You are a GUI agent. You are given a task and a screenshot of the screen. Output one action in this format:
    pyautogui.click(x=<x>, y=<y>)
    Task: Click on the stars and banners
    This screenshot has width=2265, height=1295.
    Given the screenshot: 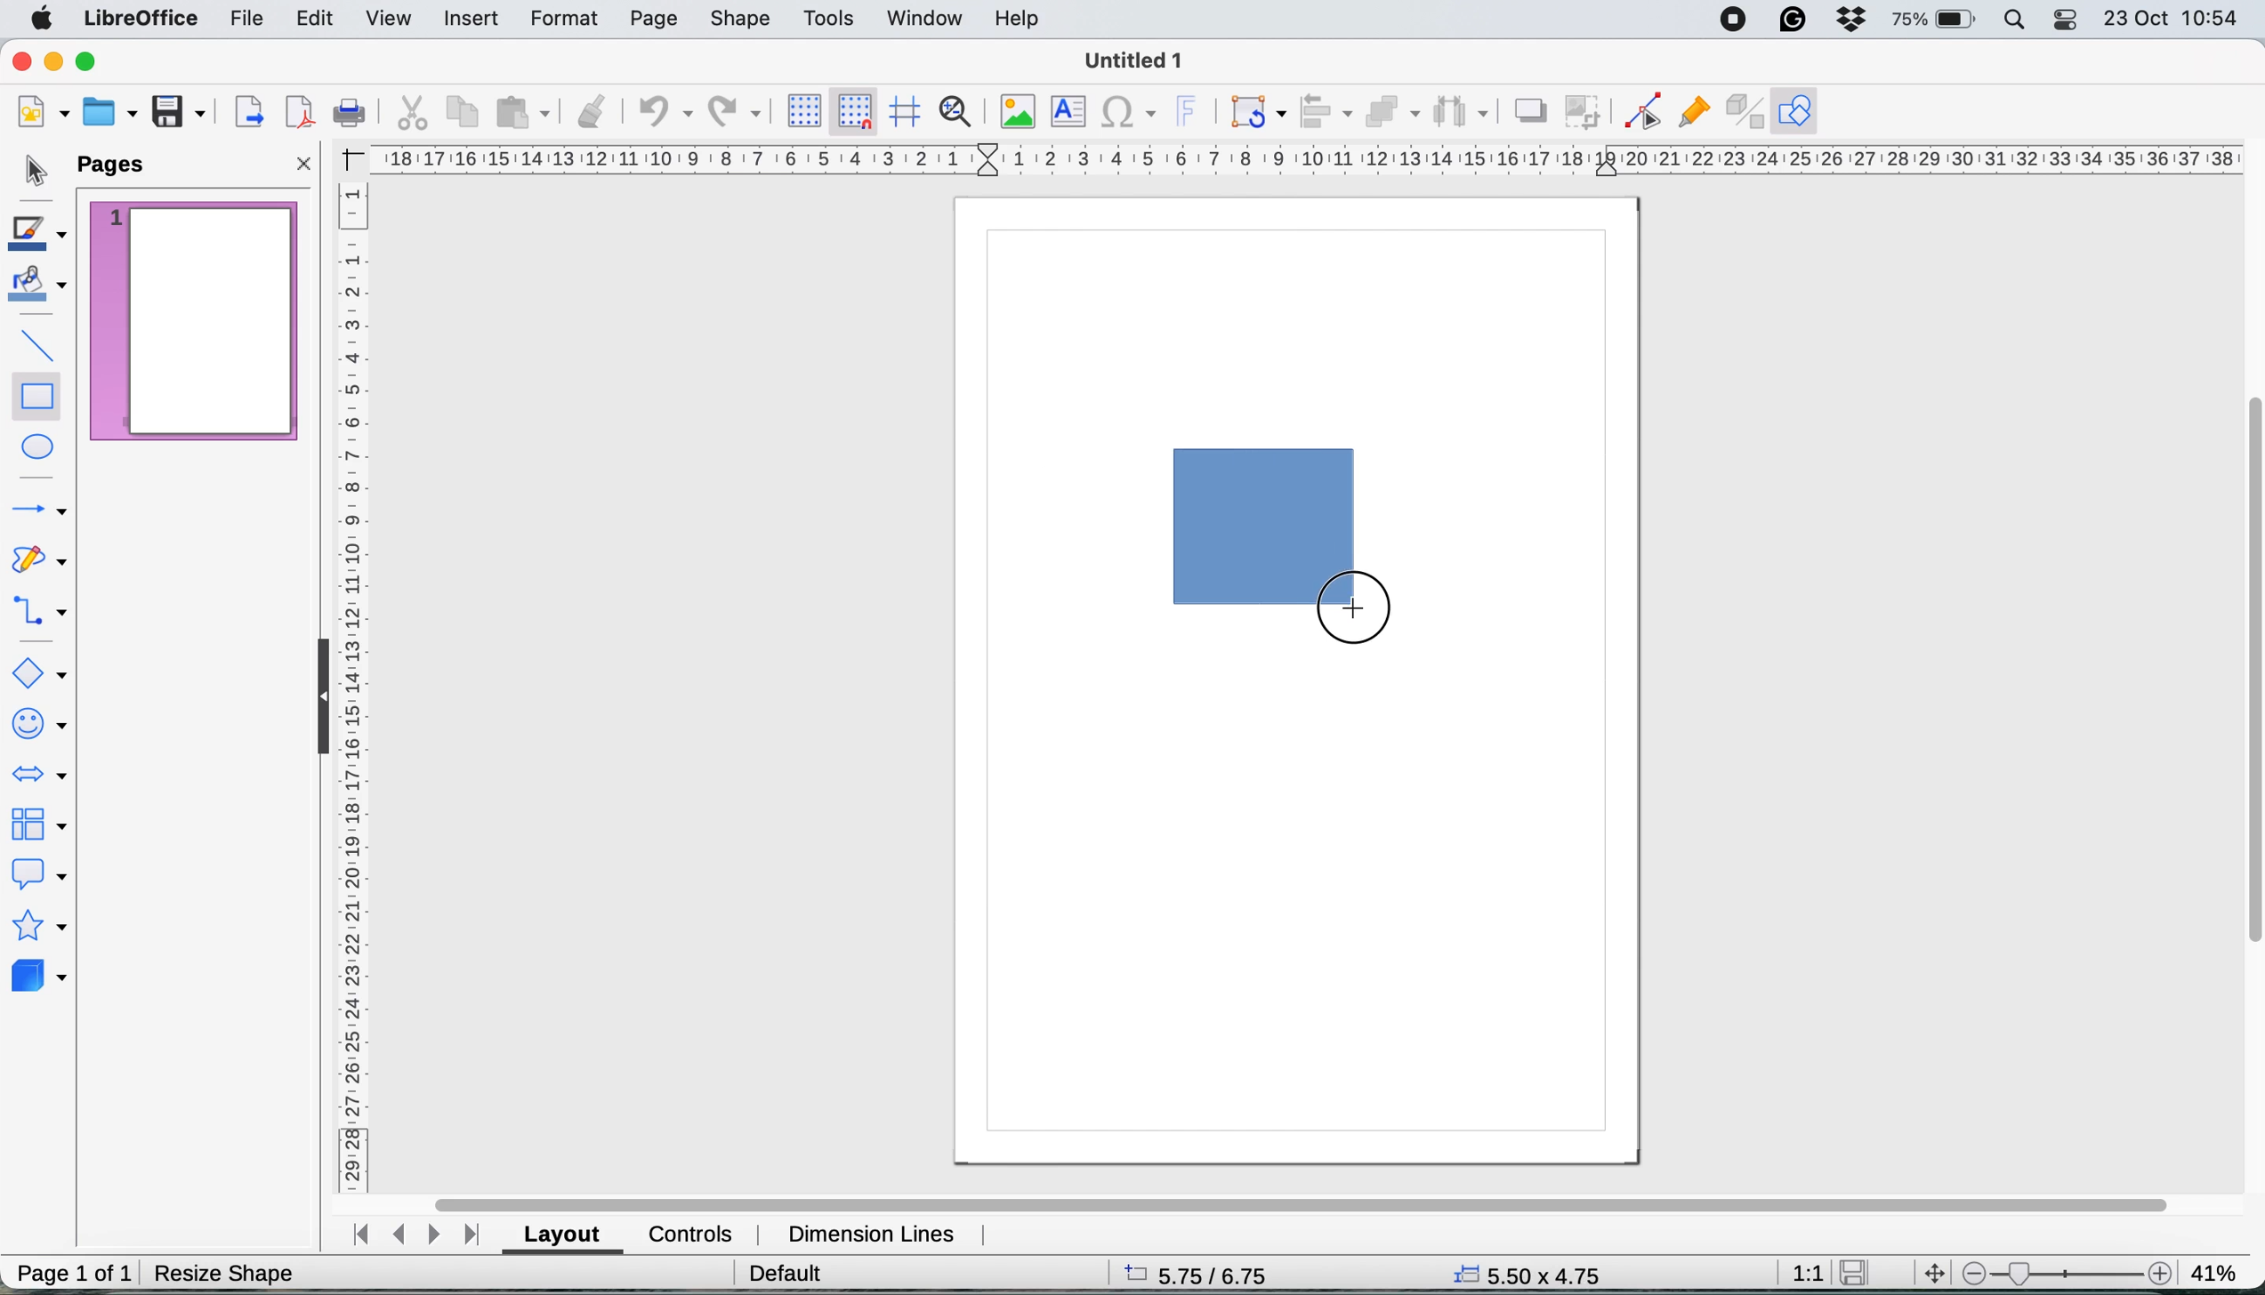 What is the action you would take?
    pyautogui.click(x=39, y=928)
    